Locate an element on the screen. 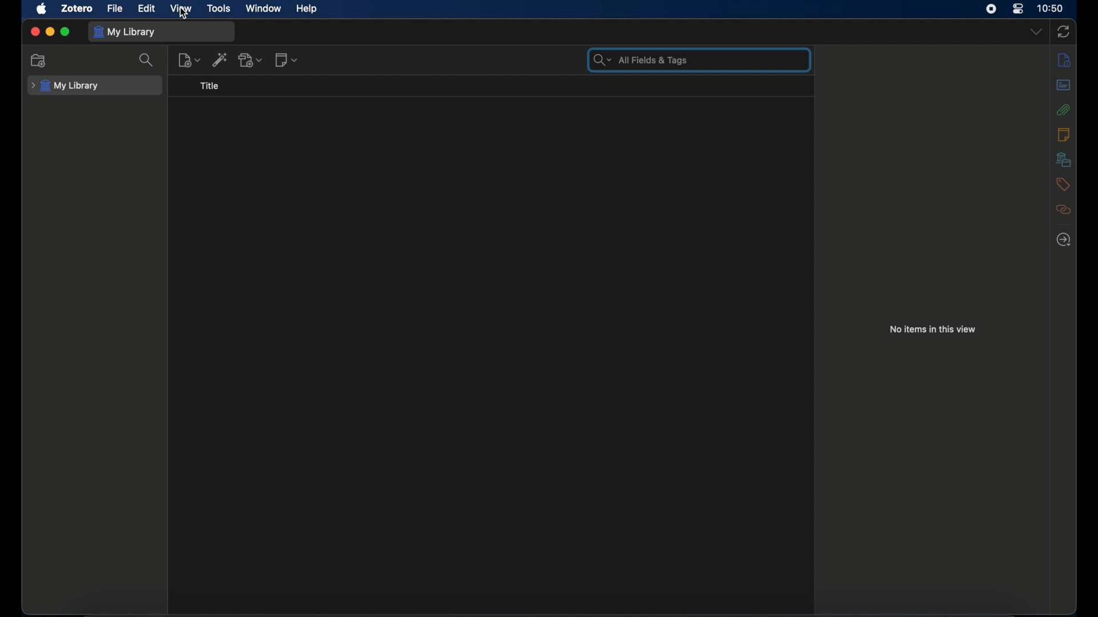 The image size is (1098, 617). sync is located at coordinates (1063, 31).